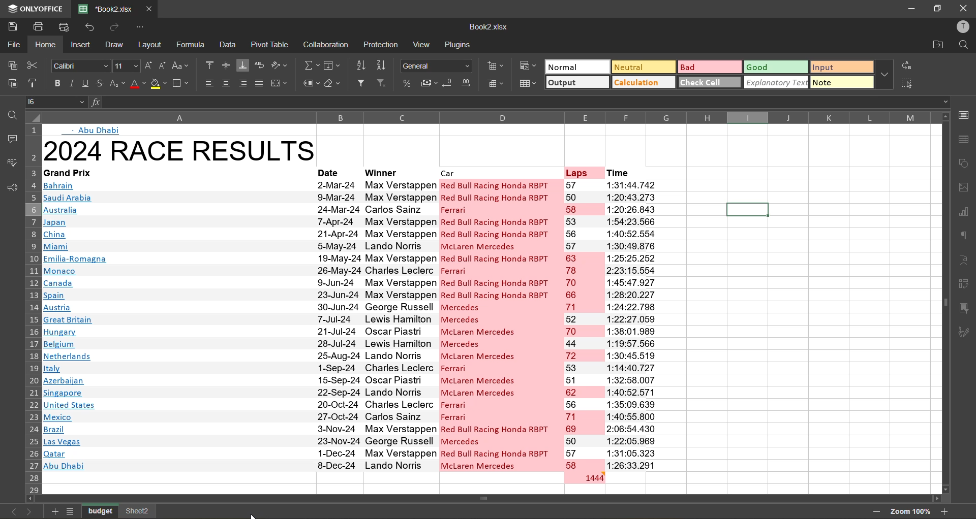  What do you see at coordinates (500, 324) in the screenshot?
I see `car name` at bounding box center [500, 324].